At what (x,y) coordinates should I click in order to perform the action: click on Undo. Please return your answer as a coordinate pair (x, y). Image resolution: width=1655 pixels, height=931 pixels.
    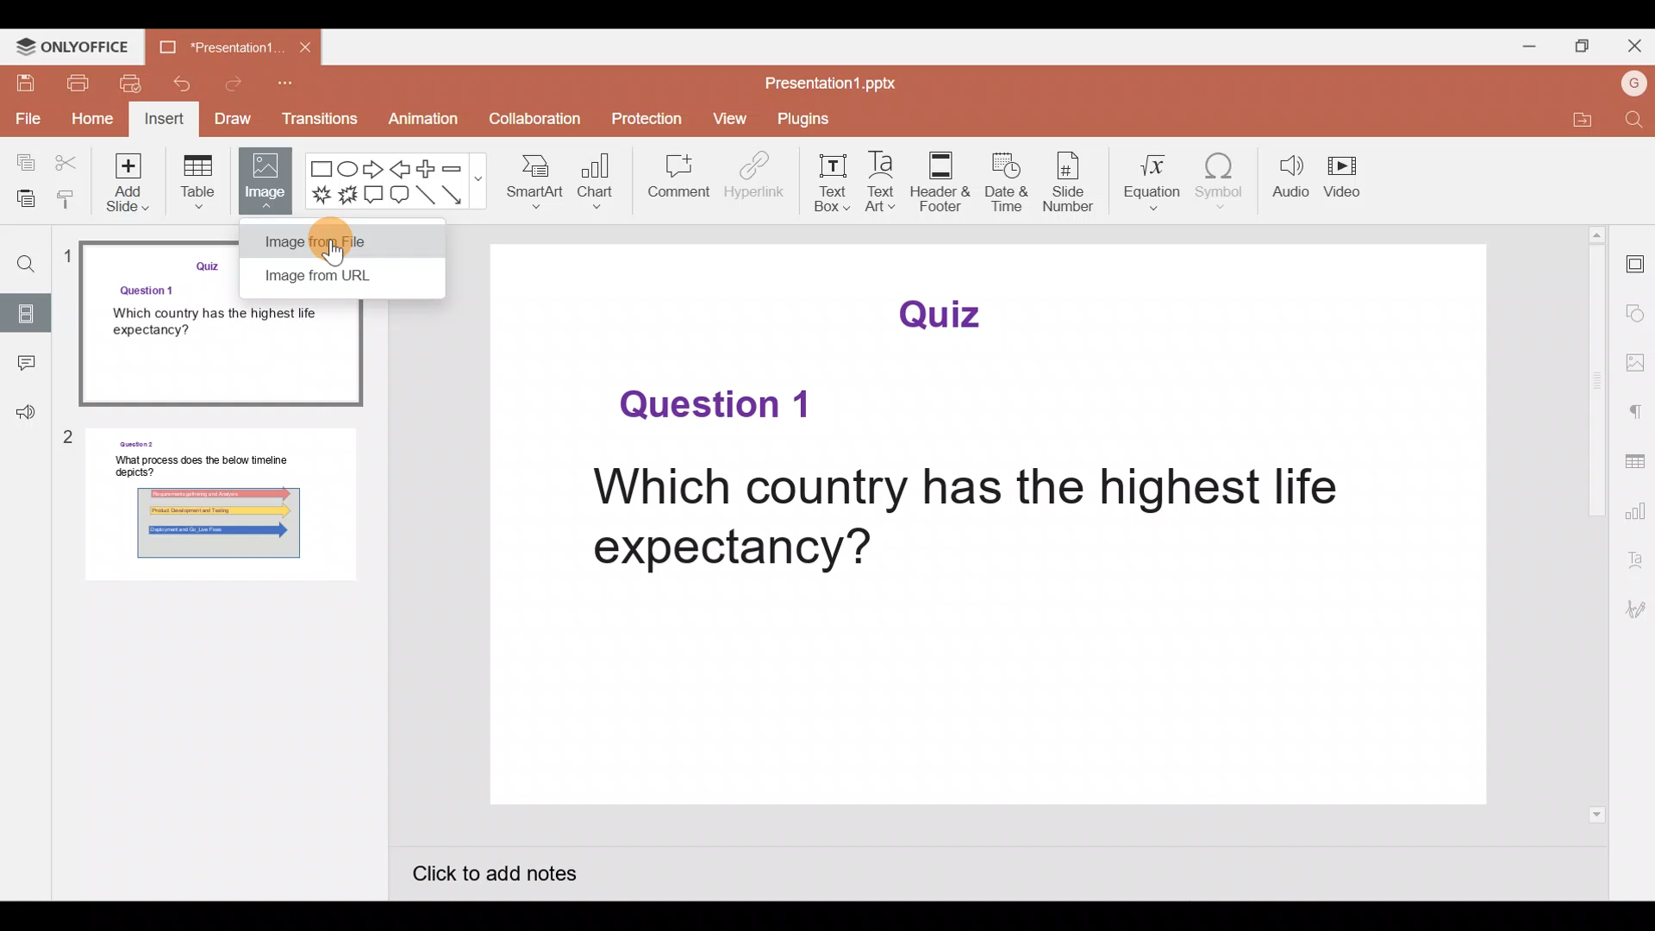
    Looking at the image, I should click on (190, 84).